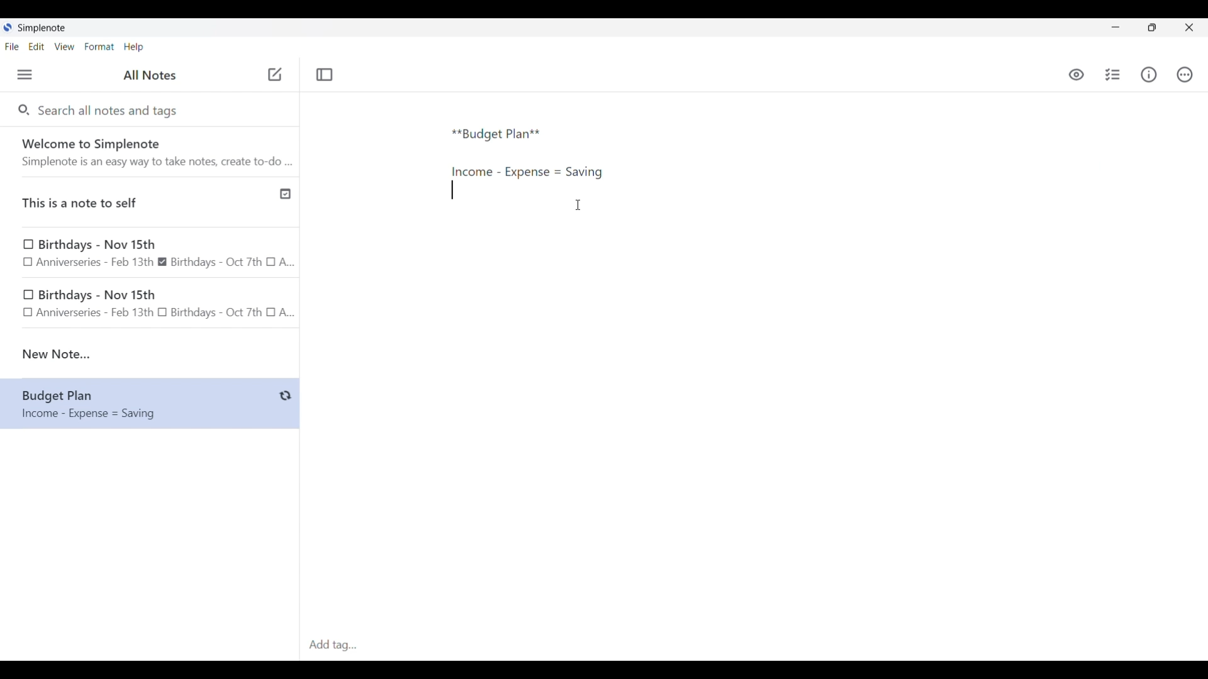  What do you see at coordinates (1114, 75) in the screenshot?
I see `Insert checklist` at bounding box center [1114, 75].